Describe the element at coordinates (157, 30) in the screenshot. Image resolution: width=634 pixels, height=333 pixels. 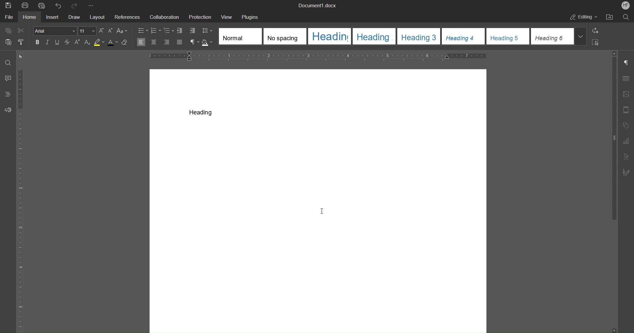
I see `Numbered List` at that location.